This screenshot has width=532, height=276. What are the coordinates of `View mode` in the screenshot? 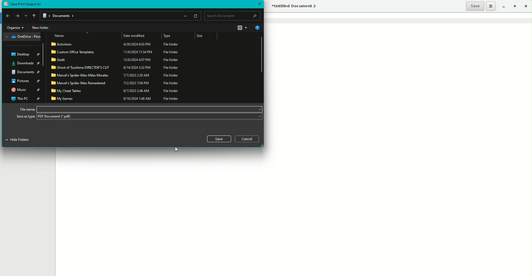 It's located at (242, 28).